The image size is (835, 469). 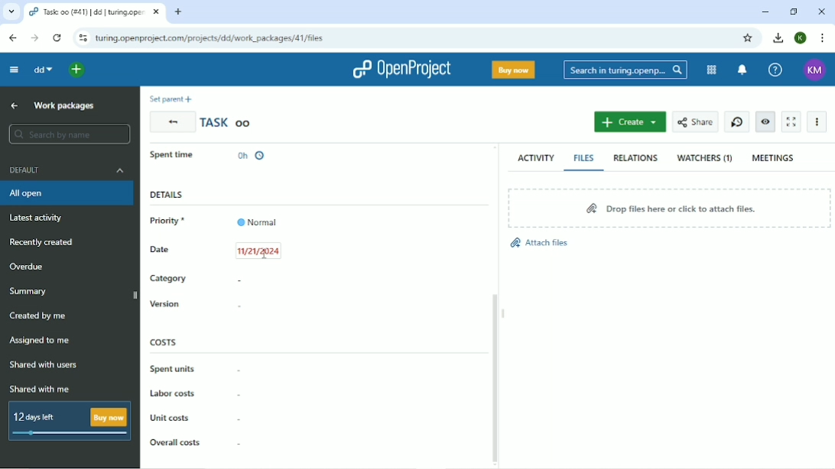 I want to click on View site information, so click(x=82, y=38).